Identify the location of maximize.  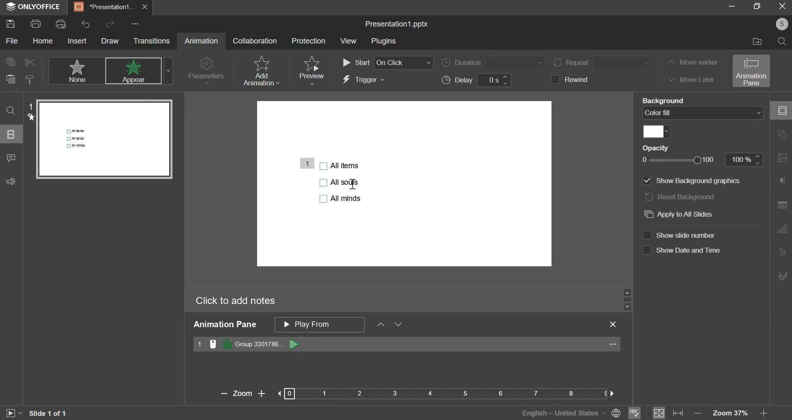
(757, 7).